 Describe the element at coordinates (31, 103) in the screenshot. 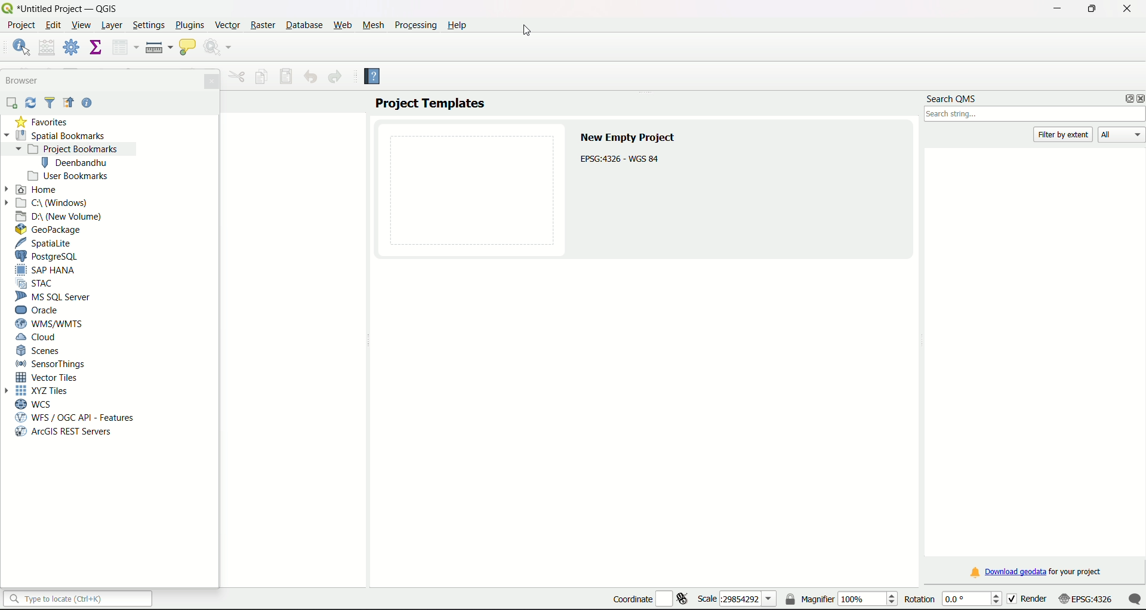

I see `Sync` at that location.